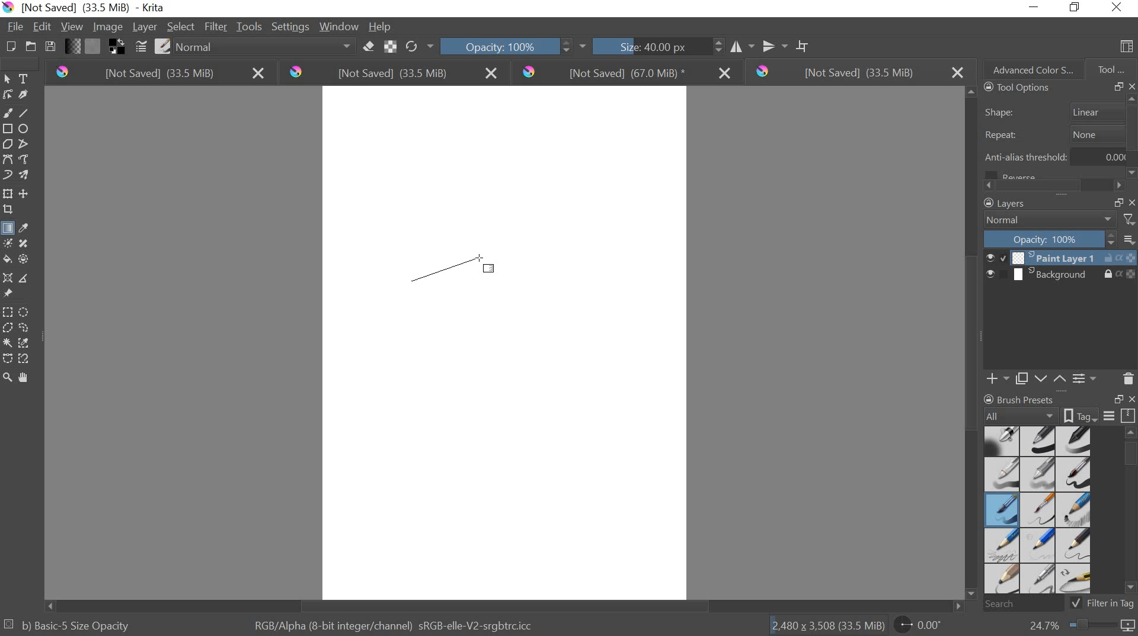 This screenshot has height=636, width=1138. What do you see at coordinates (28, 376) in the screenshot?
I see `pan` at bounding box center [28, 376].